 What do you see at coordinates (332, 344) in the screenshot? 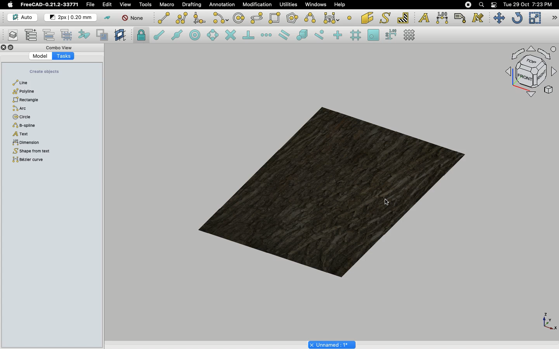
I see `Project name` at bounding box center [332, 344].